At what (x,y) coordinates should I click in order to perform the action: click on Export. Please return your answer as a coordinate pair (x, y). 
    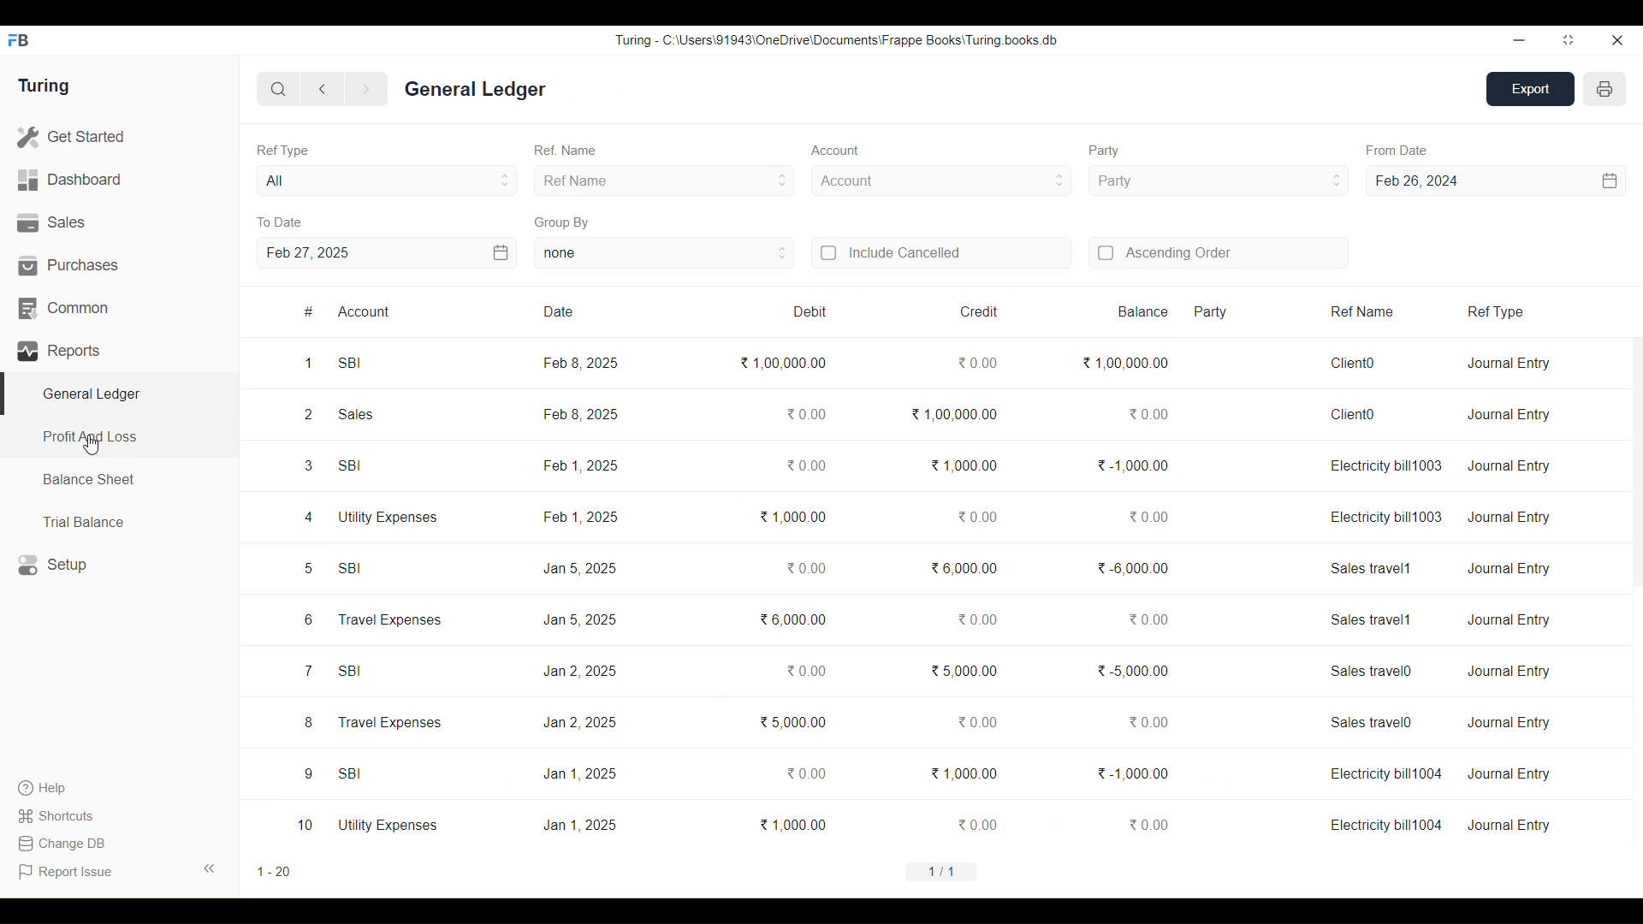
    Looking at the image, I should click on (1531, 89).